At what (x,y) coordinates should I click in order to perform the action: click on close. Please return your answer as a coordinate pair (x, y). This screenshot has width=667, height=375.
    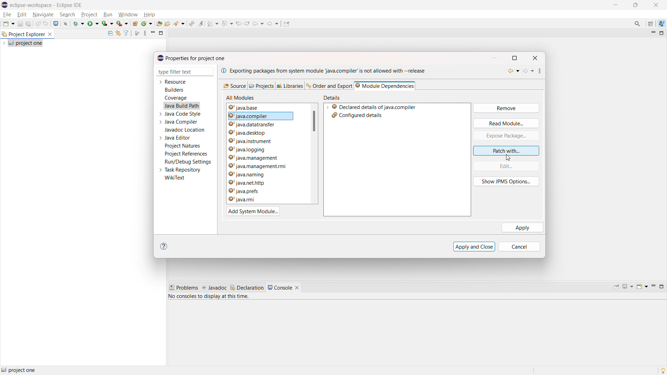
    Looking at the image, I should click on (656, 5).